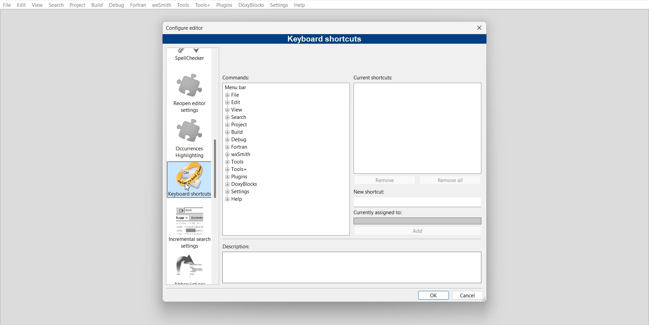 This screenshot has width=649, height=325. I want to click on Incremental search settings, so click(190, 227).